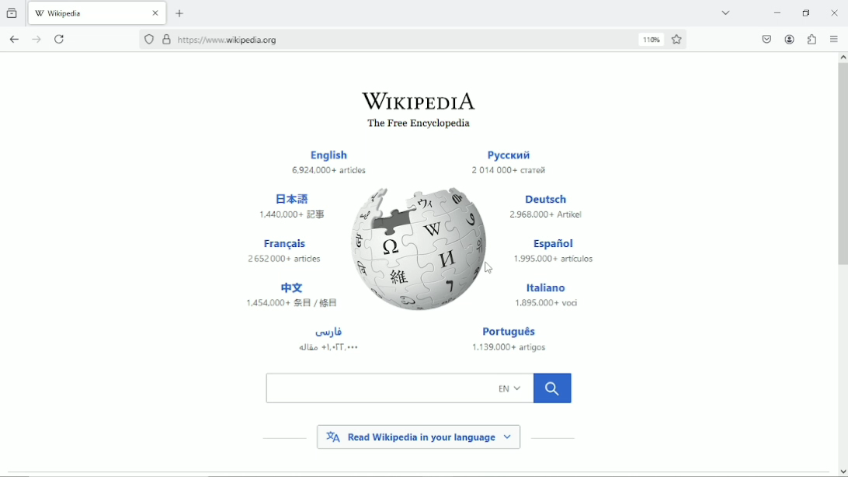 The height and width of the screenshot is (477, 848). What do you see at coordinates (61, 38) in the screenshot?
I see `reload current page` at bounding box center [61, 38].